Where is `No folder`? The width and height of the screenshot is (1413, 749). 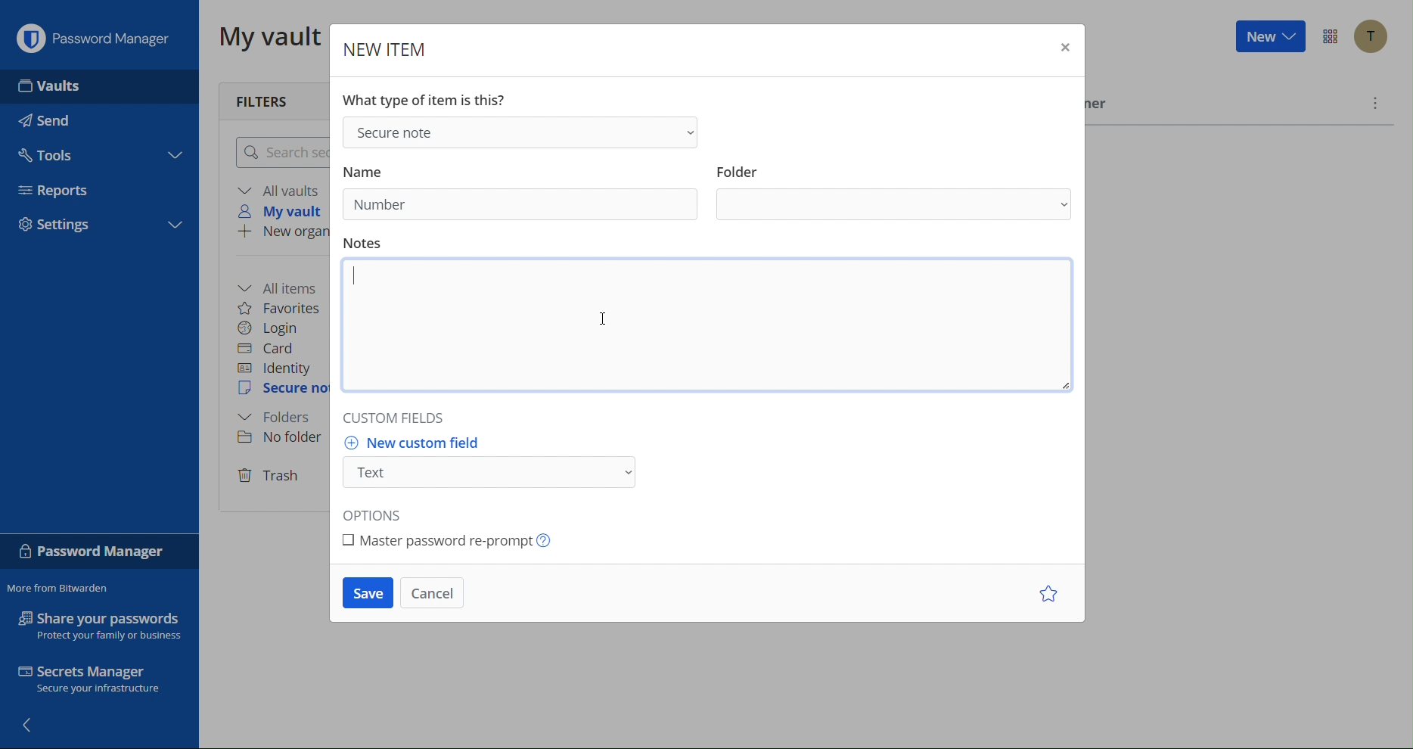 No folder is located at coordinates (278, 439).